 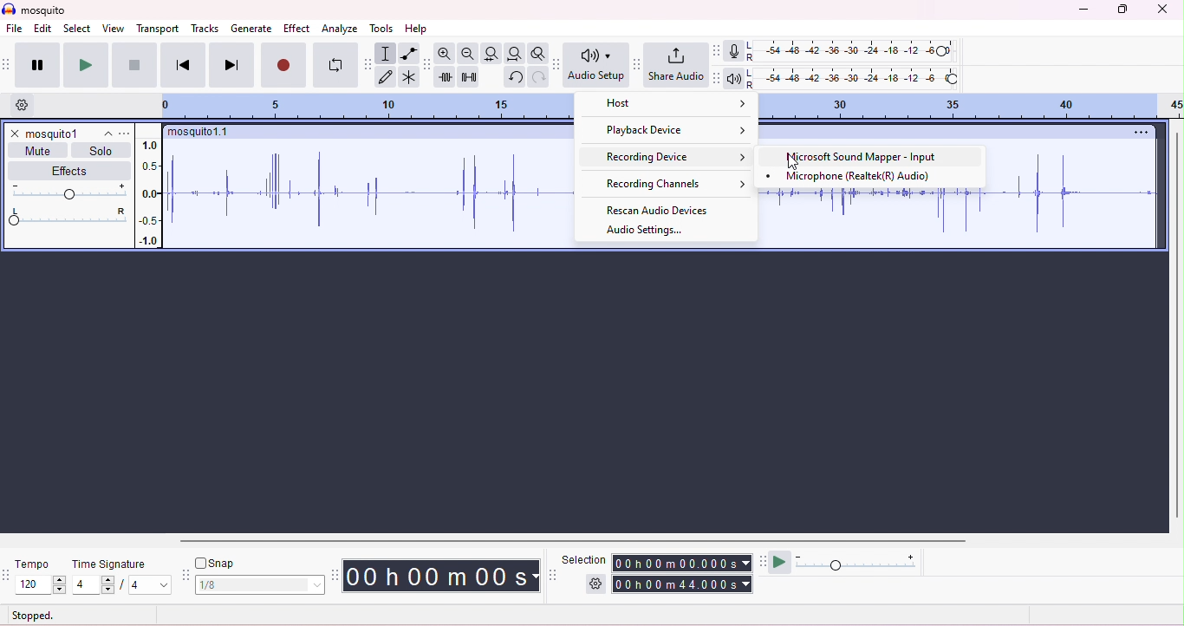 What do you see at coordinates (596, 583) in the screenshot?
I see `selection options` at bounding box center [596, 583].